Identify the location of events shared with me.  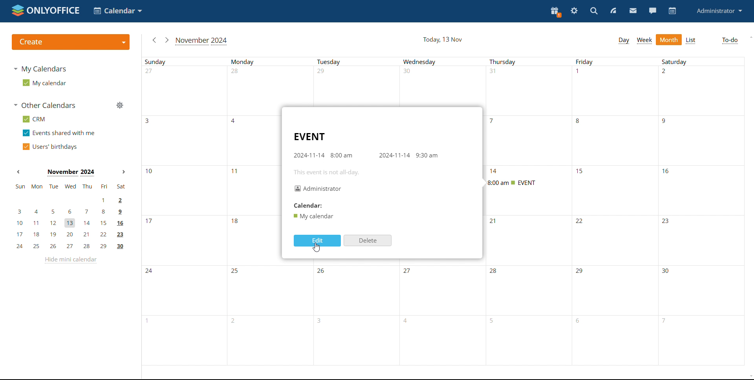
(60, 133).